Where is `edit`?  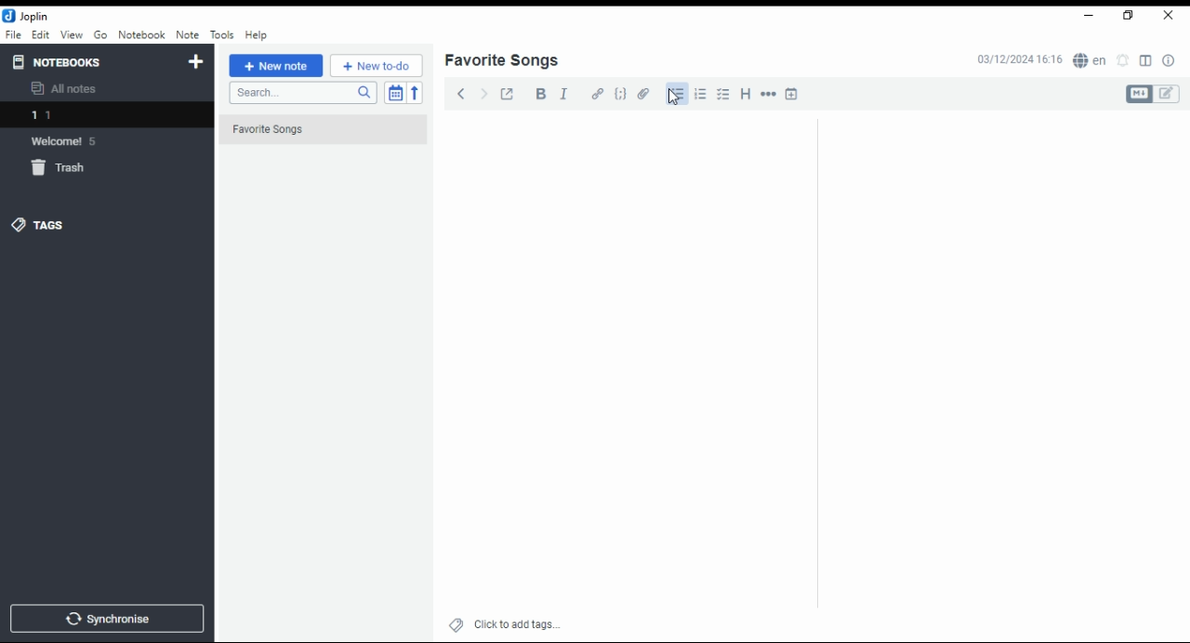 edit is located at coordinates (40, 33).